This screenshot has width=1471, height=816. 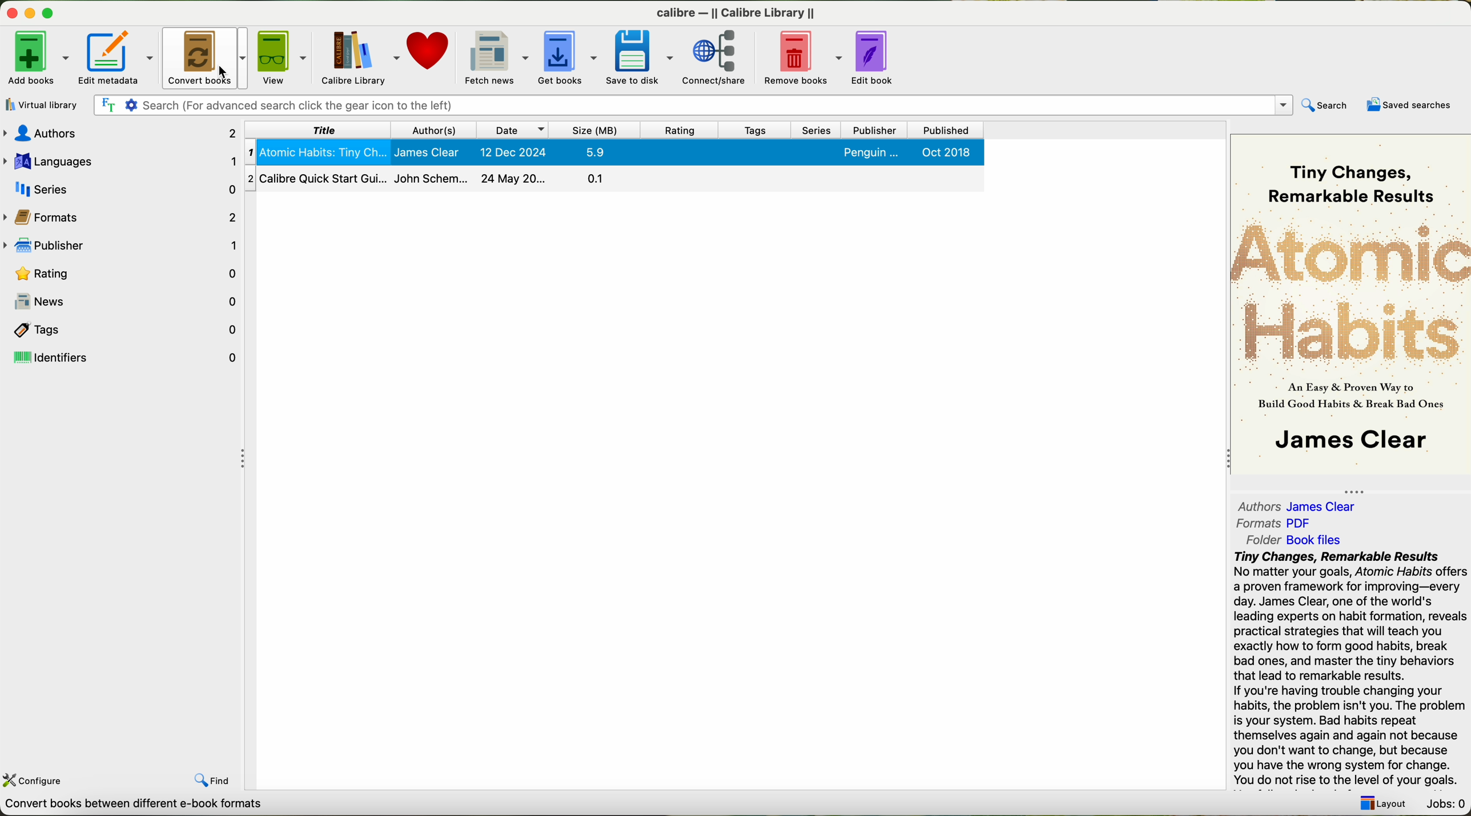 I want to click on minimize, so click(x=30, y=11).